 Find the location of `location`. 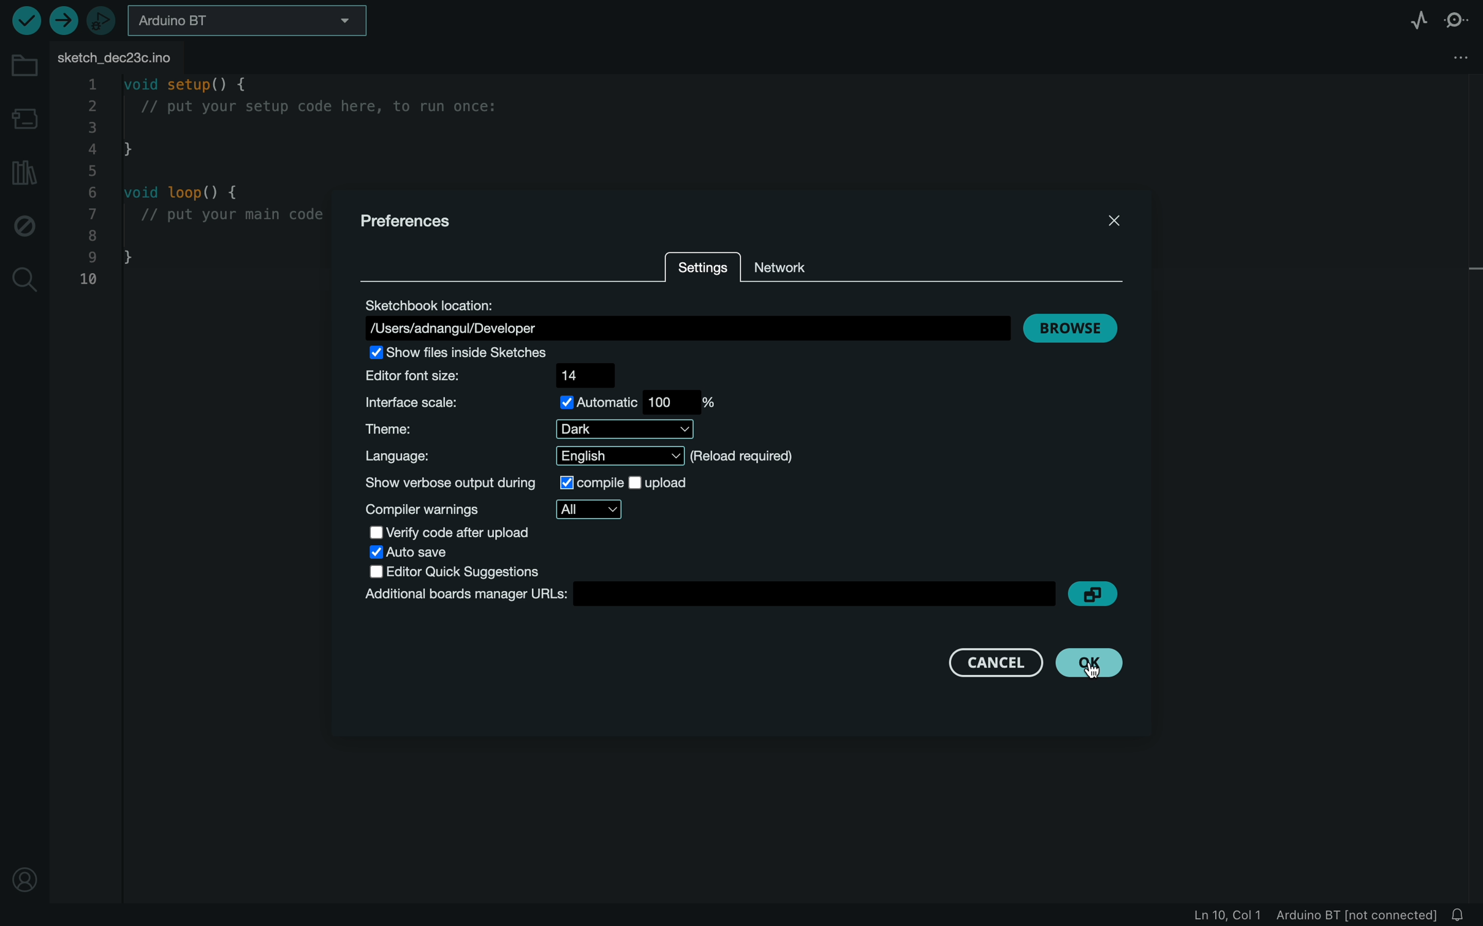

location is located at coordinates (685, 317).